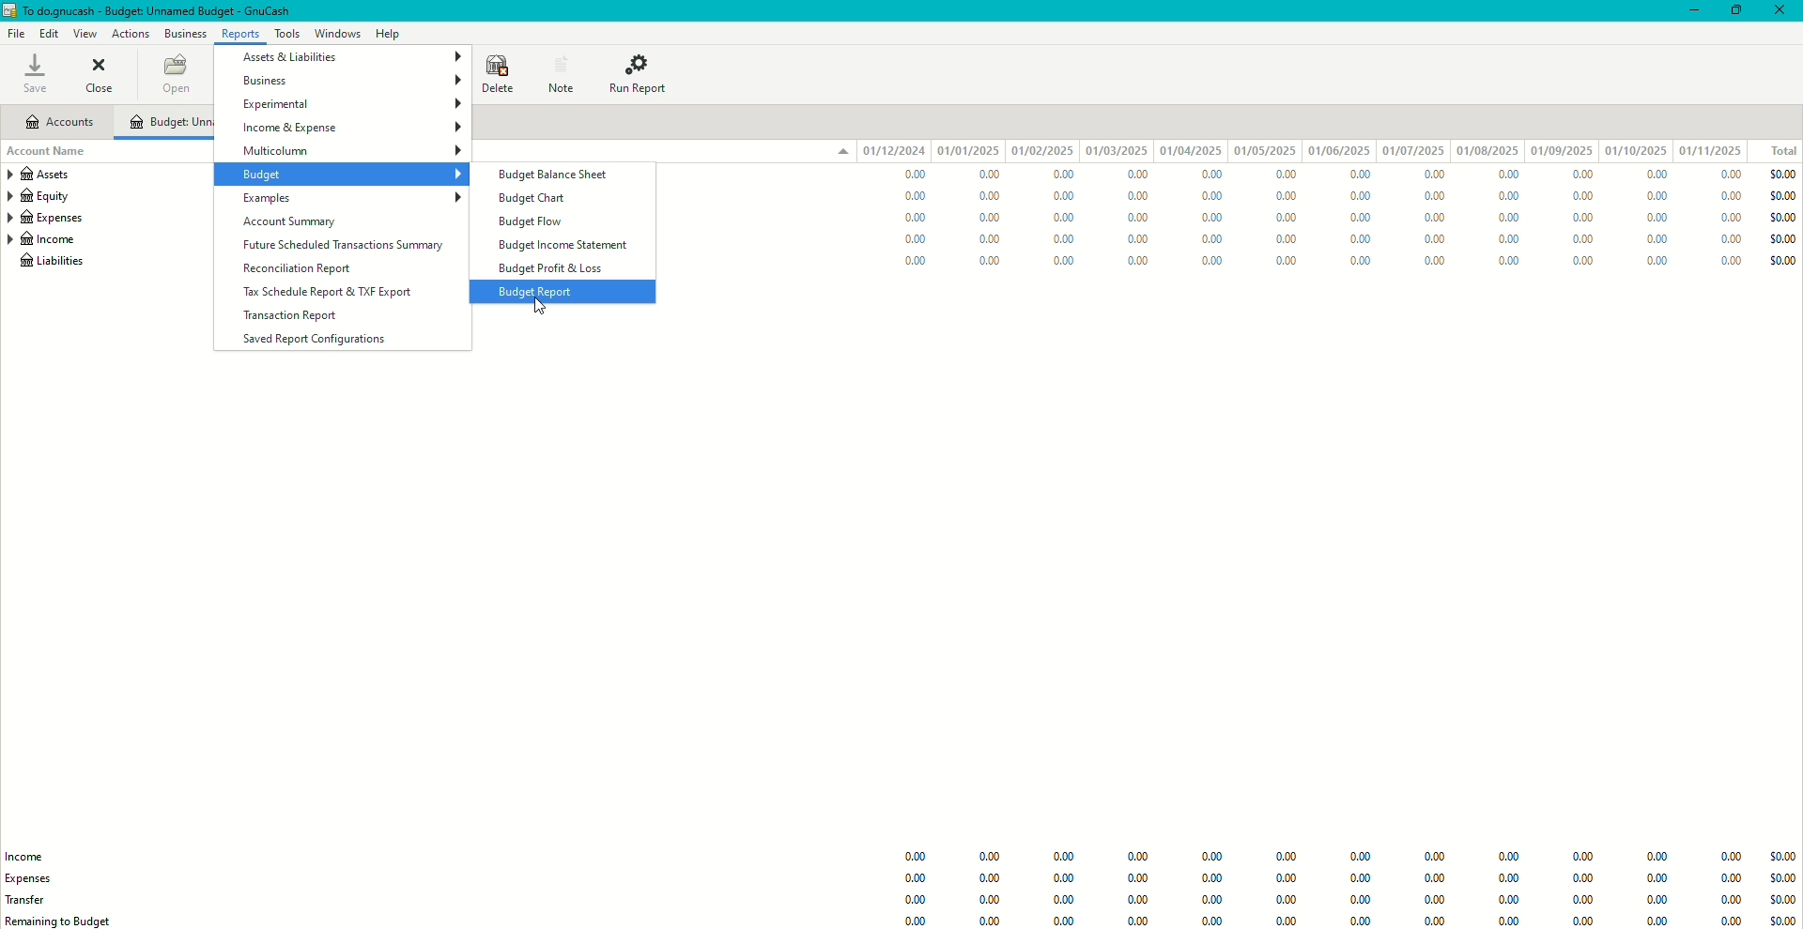  I want to click on todo.gnucash - budget: unnamed budget - gnucash, so click(155, 11).